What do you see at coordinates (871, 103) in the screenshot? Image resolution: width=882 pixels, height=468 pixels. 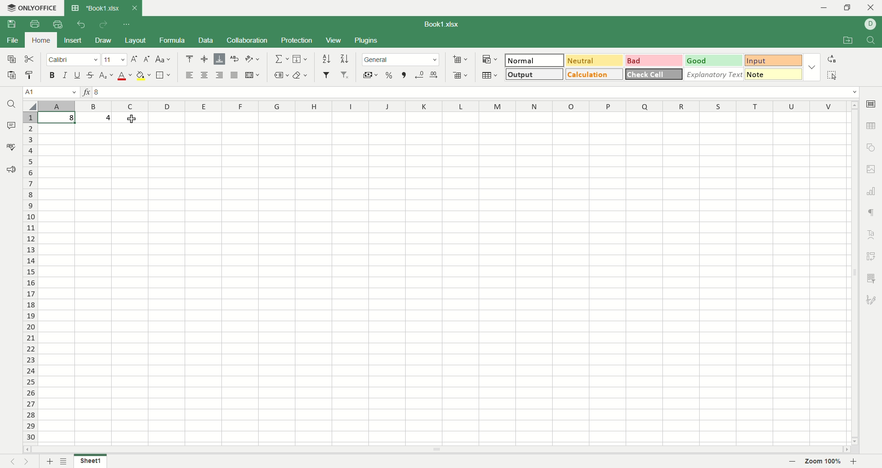 I see `cell settings` at bounding box center [871, 103].